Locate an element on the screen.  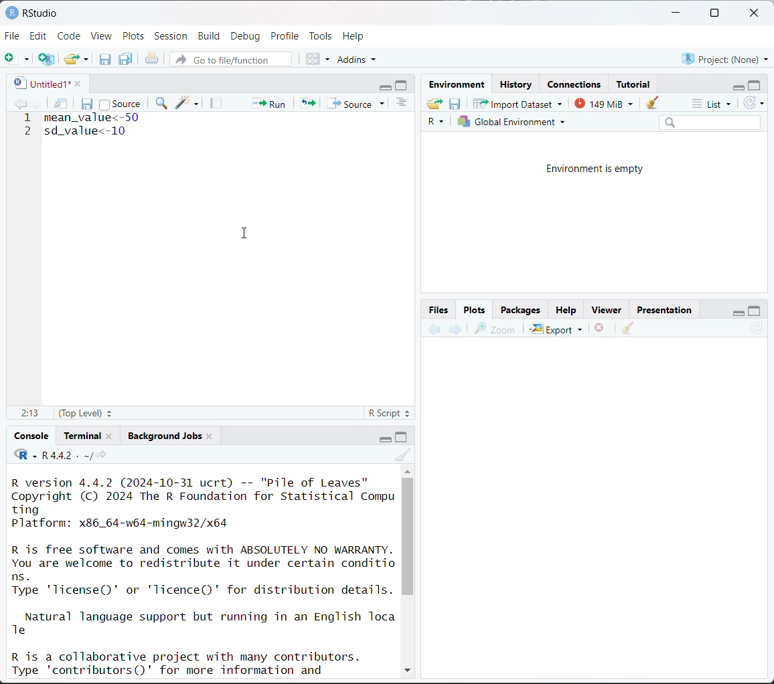
close is located at coordinates (210, 435).